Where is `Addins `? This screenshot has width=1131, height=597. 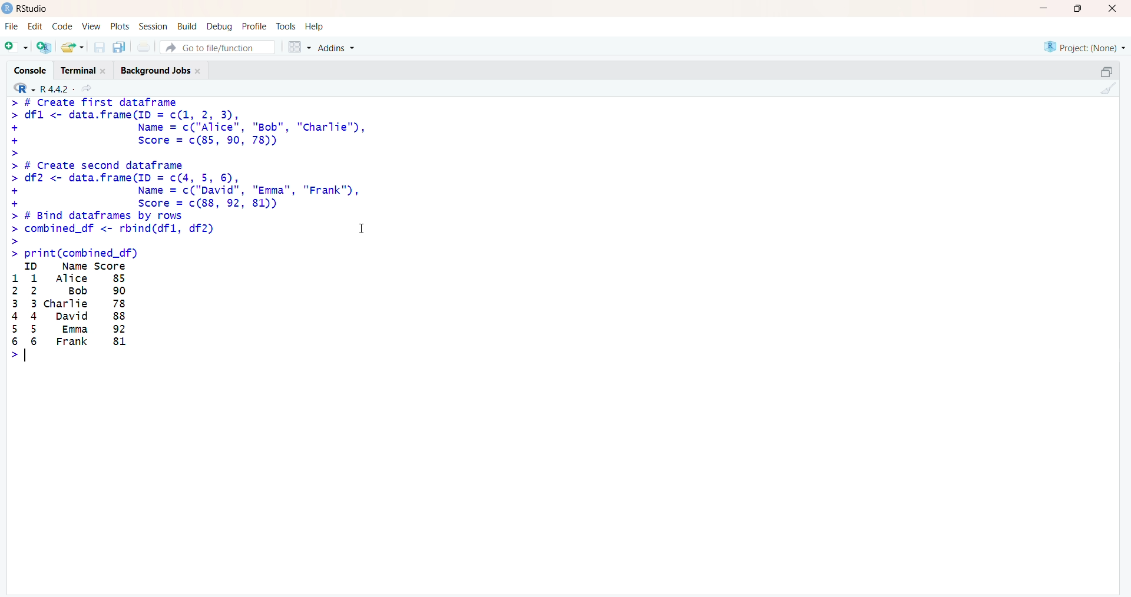 Addins  is located at coordinates (336, 48).